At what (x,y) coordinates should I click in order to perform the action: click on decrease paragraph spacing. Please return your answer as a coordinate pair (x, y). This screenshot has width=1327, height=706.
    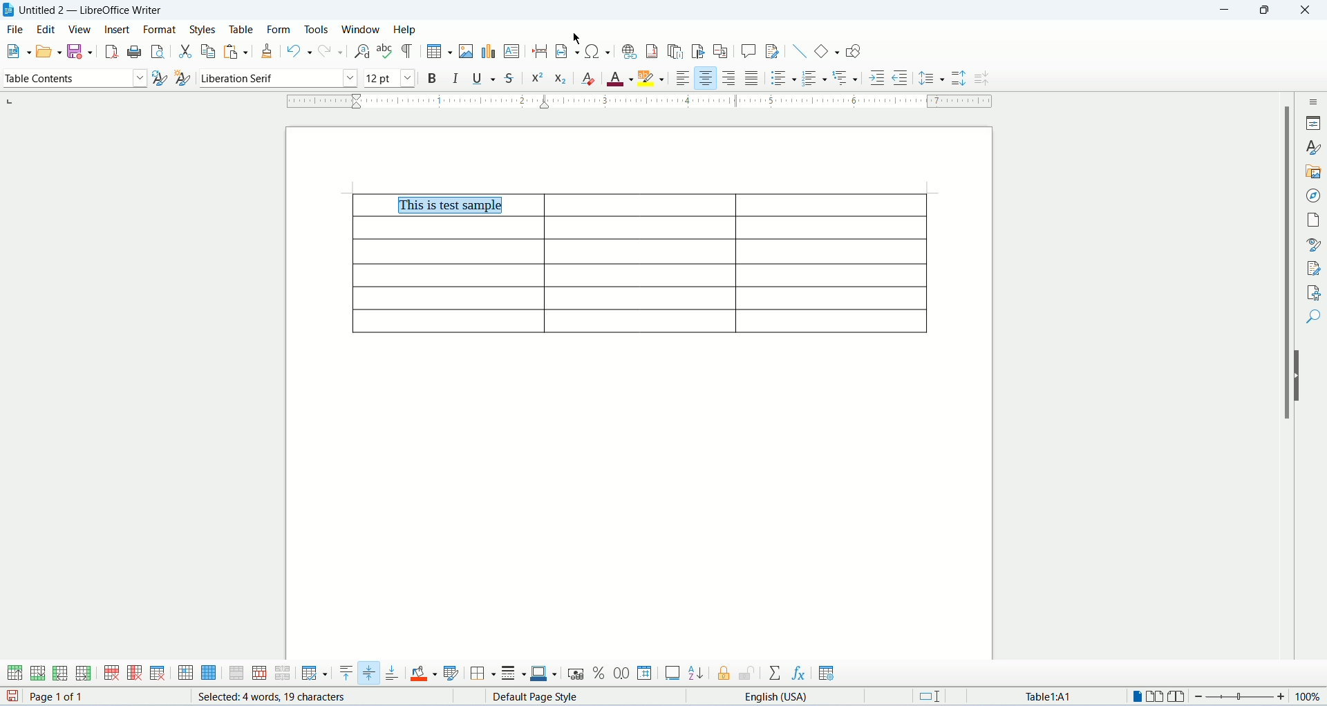
    Looking at the image, I should click on (981, 78).